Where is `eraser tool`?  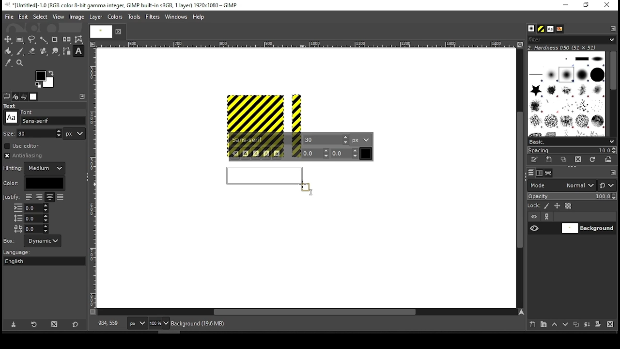
eraser tool is located at coordinates (31, 51).